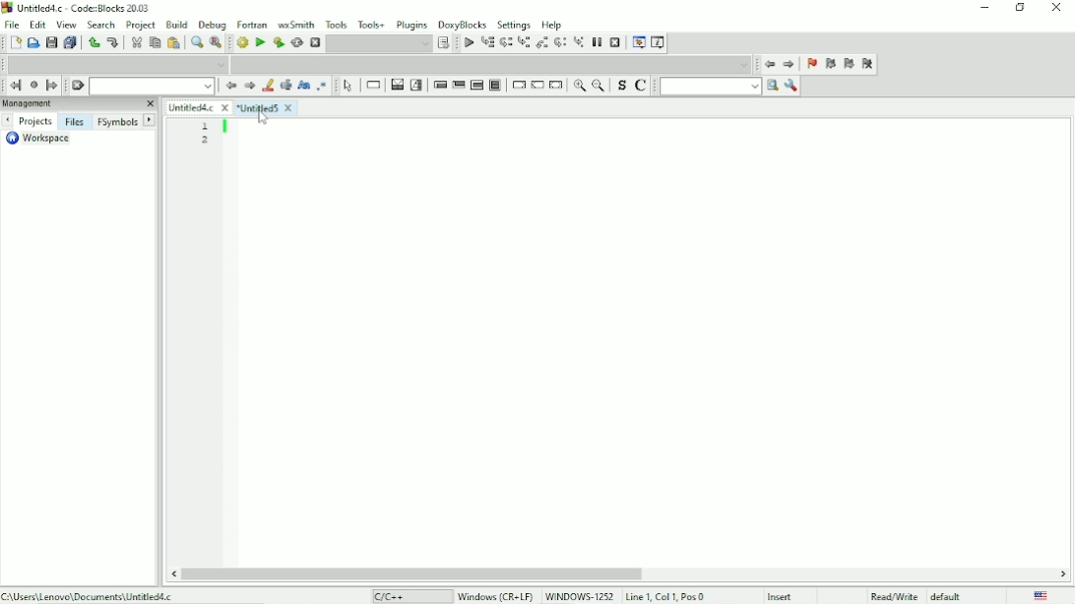  What do you see at coordinates (601, 86) in the screenshot?
I see `Zoom out` at bounding box center [601, 86].